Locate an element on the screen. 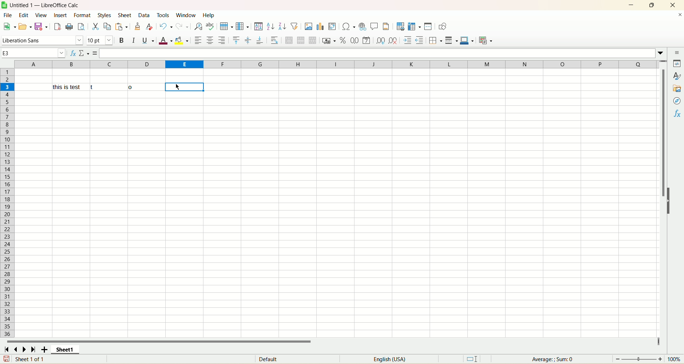  border color is located at coordinates (466, 40).